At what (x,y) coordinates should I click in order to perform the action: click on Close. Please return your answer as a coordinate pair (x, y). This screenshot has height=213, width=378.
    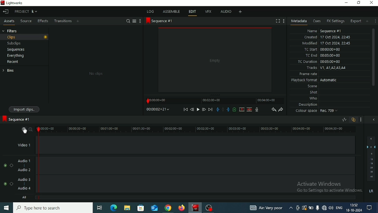
    Looking at the image, I should click on (372, 3).